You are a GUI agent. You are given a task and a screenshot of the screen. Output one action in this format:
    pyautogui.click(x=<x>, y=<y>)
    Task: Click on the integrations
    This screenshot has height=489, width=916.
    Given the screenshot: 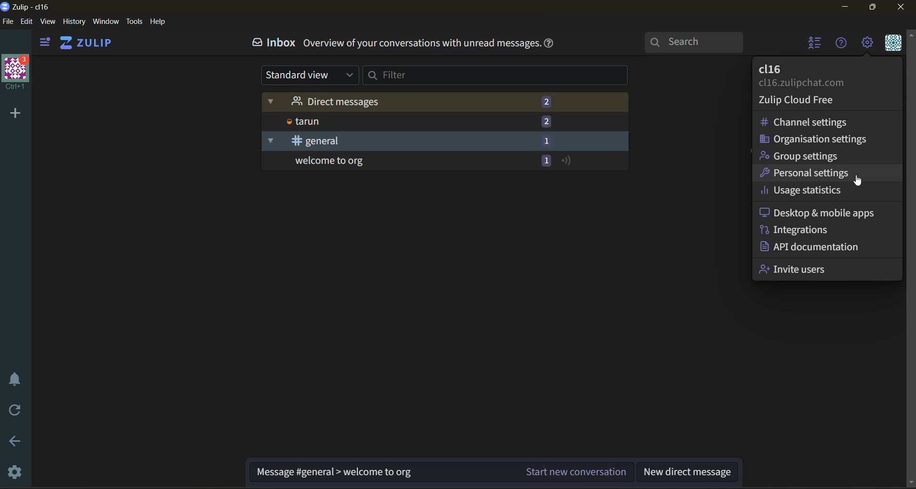 What is the action you would take?
    pyautogui.click(x=826, y=229)
    